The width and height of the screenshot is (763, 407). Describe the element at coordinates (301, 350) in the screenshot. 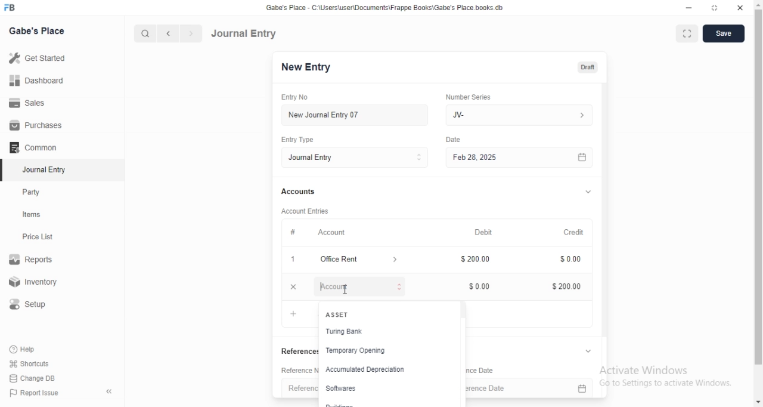

I see `‘References` at that location.